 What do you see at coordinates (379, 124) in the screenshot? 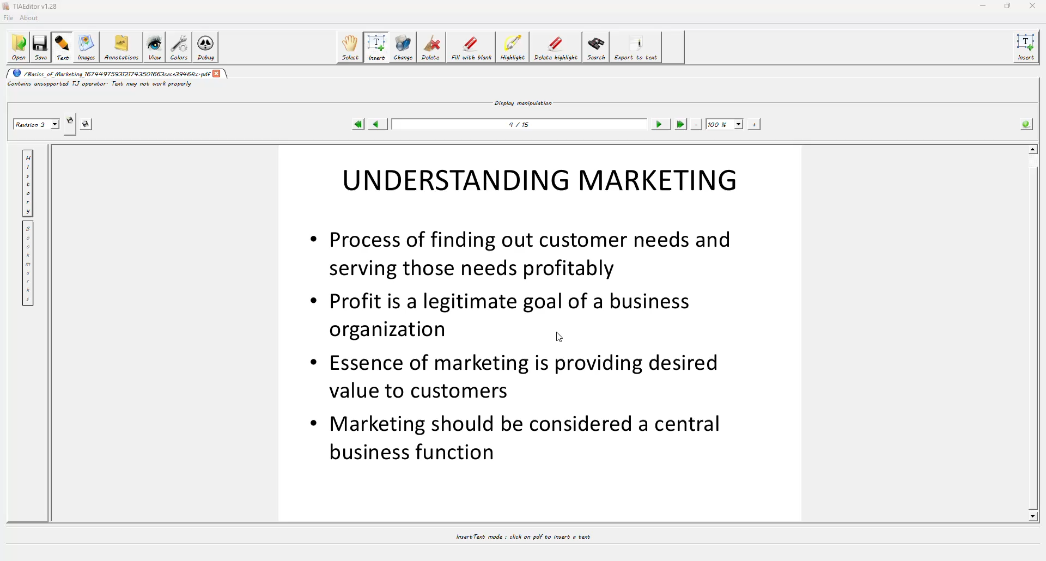
I see `previous page` at bounding box center [379, 124].